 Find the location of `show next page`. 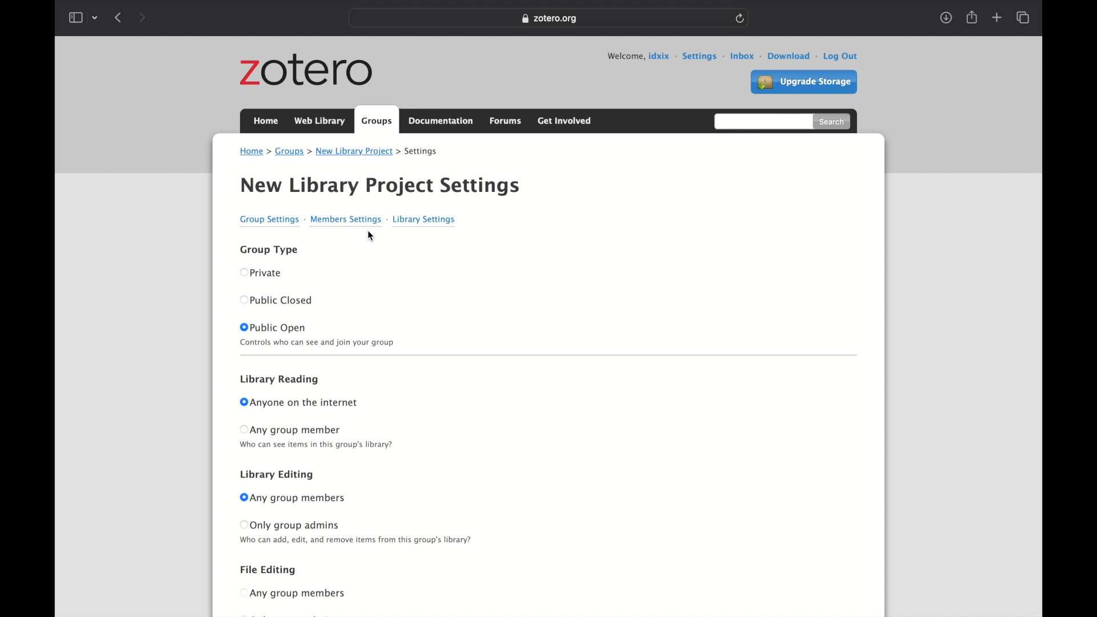

show next page is located at coordinates (142, 17).